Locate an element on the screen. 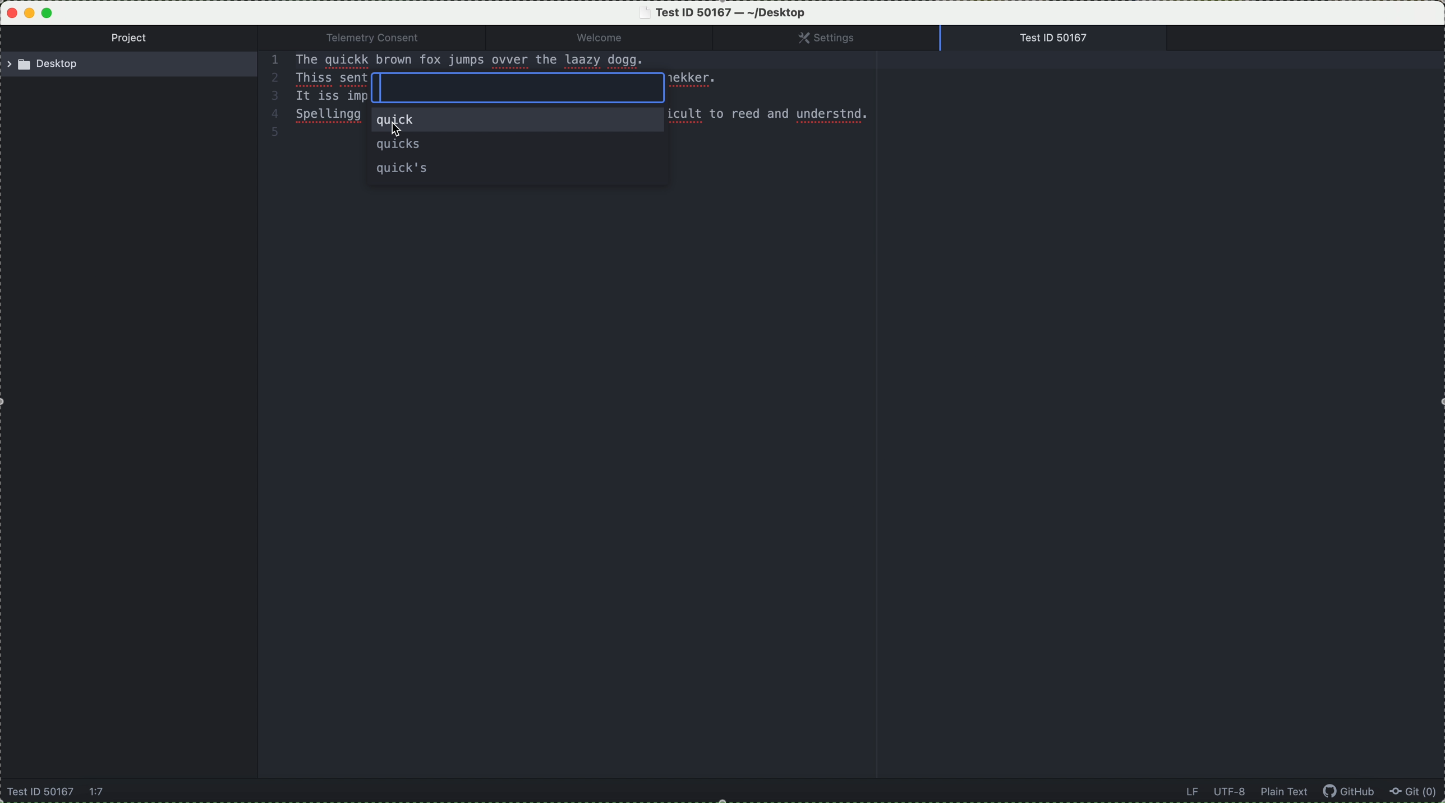  desktop location is located at coordinates (133, 67).